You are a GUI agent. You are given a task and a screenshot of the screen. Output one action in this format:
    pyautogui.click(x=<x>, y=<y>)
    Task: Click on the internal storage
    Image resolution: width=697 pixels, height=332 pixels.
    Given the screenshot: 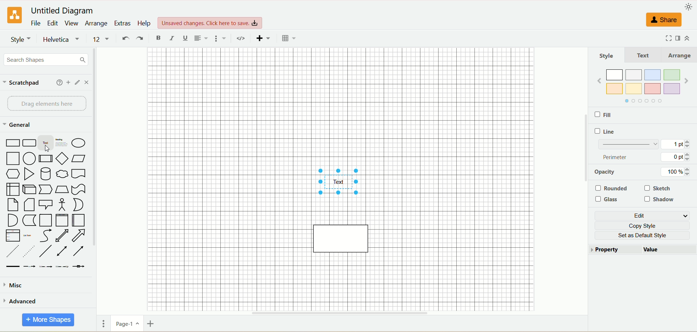 What is the action you would take?
    pyautogui.click(x=12, y=189)
    